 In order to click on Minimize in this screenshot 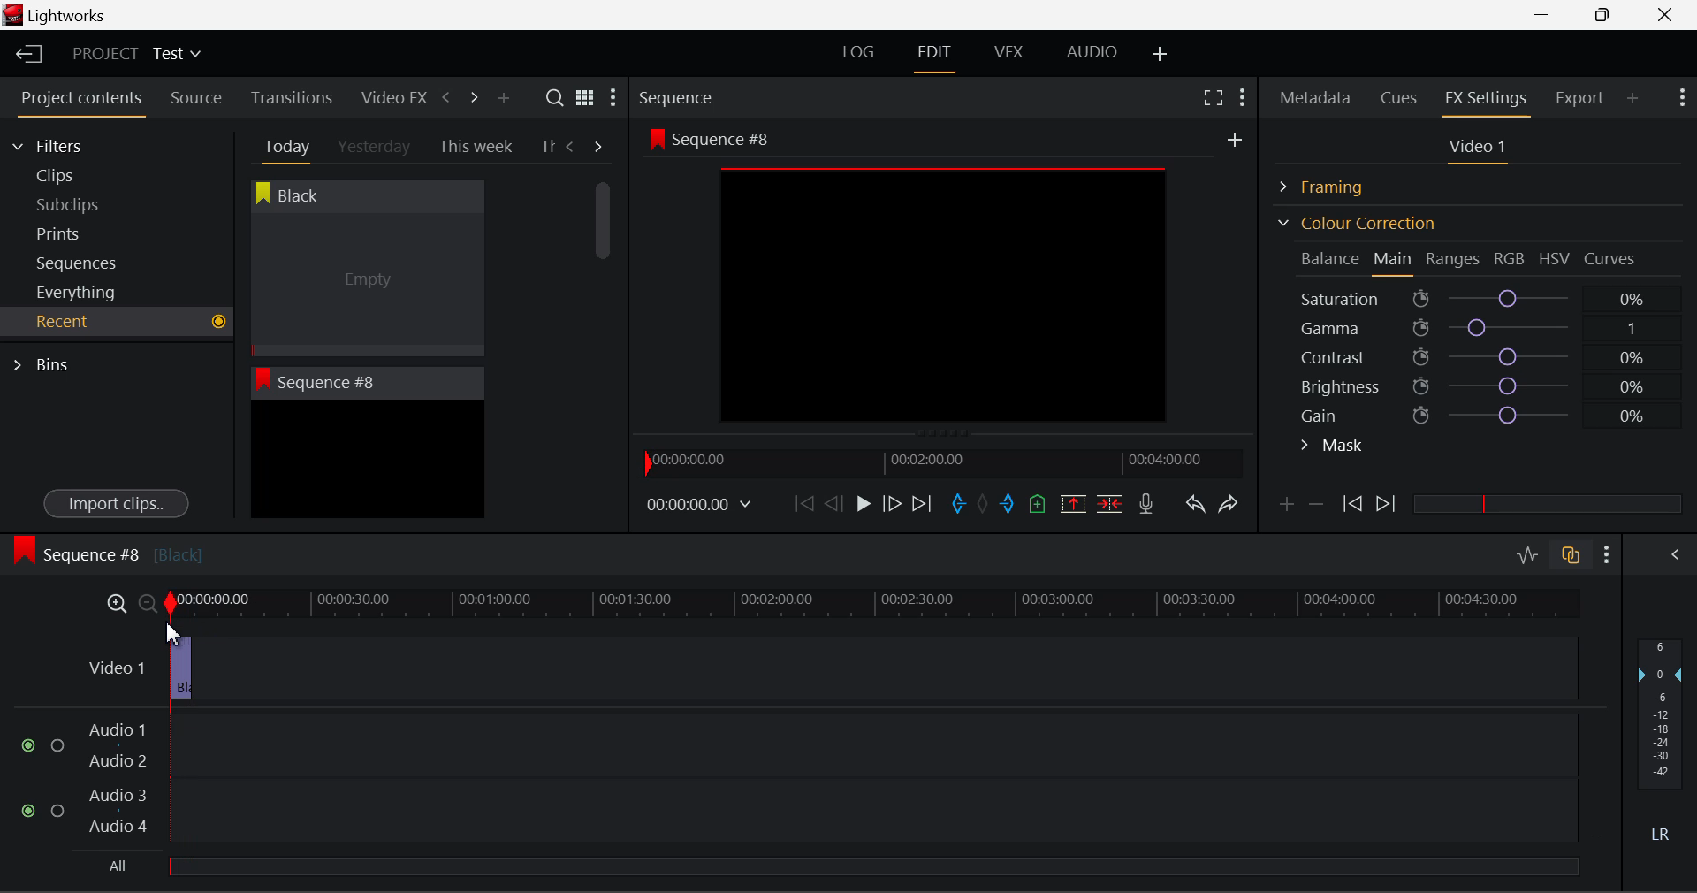, I will do `click(1607, 14)`.